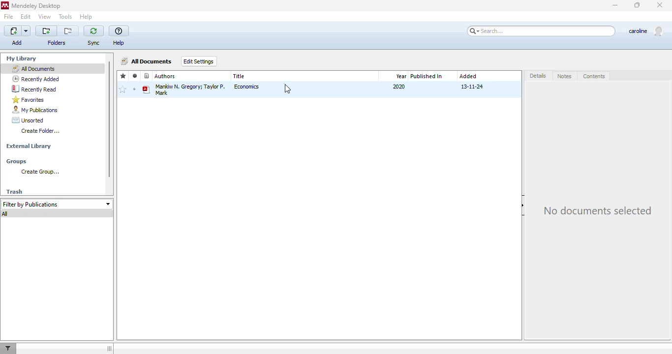  What do you see at coordinates (565, 76) in the screenshot?
I see `notes` at bounding box center [565, 76].